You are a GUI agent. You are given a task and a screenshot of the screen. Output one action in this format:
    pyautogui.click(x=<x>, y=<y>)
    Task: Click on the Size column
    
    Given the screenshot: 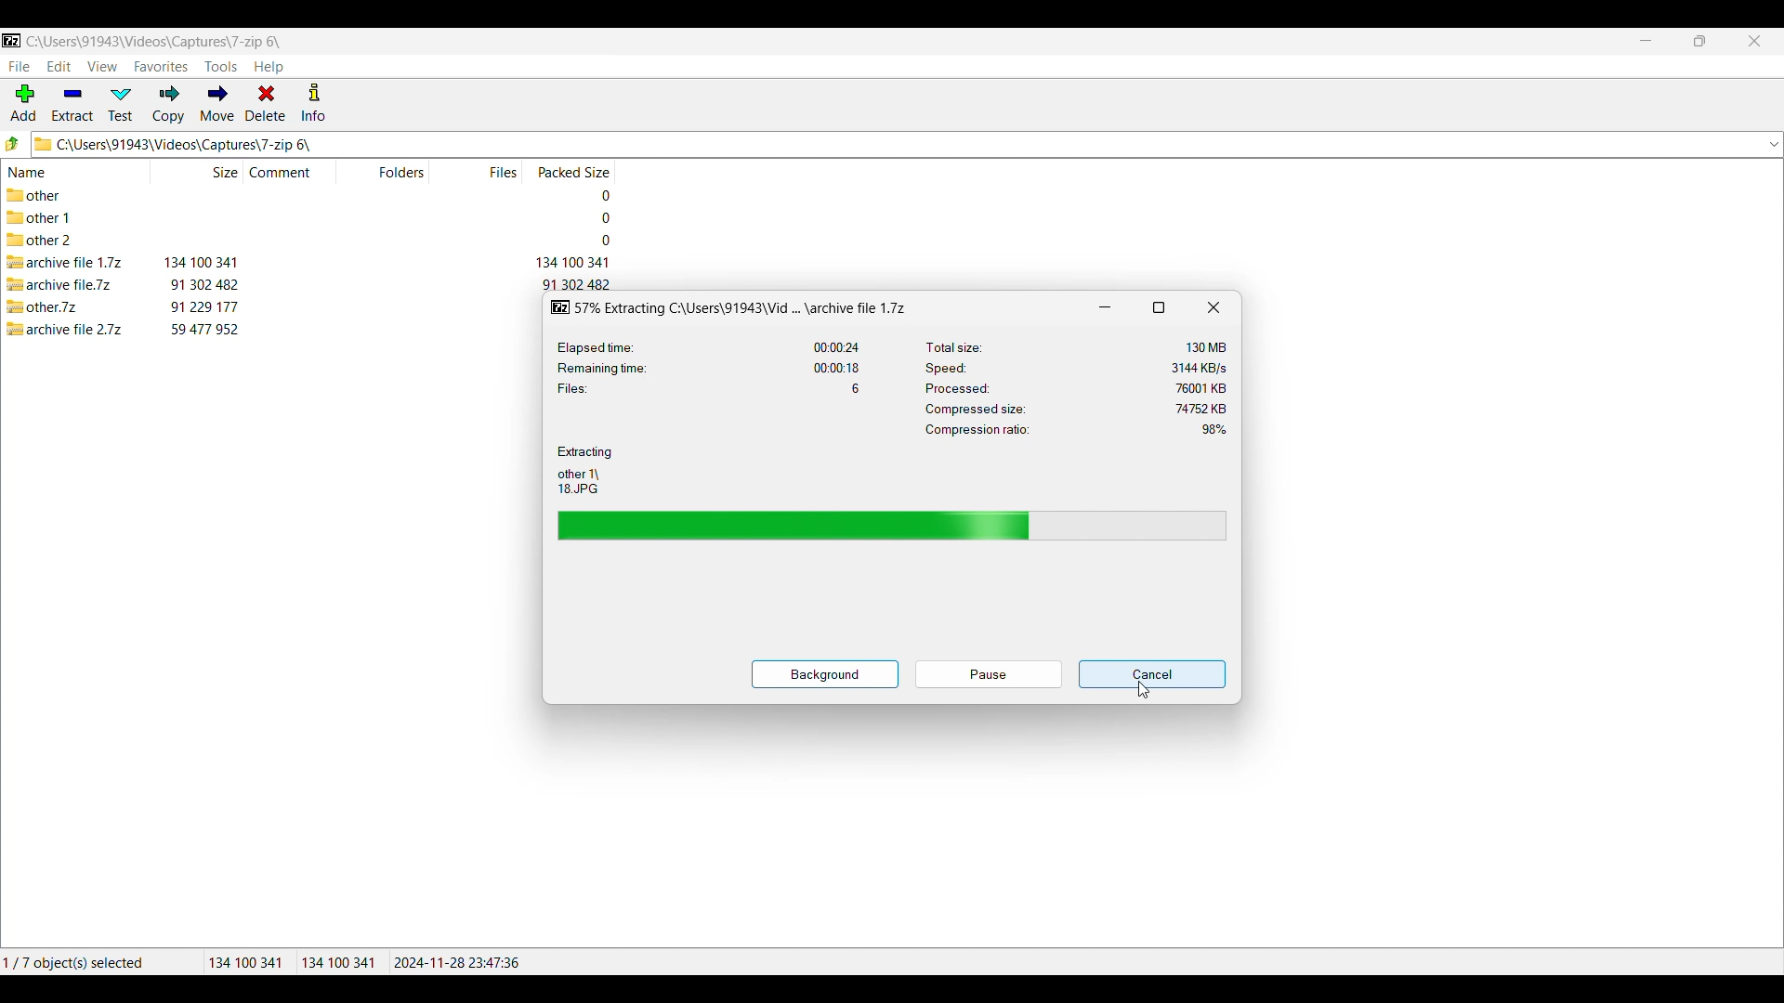 What is the action you would take?
    pyautogui.click(x=195, y=172)
    